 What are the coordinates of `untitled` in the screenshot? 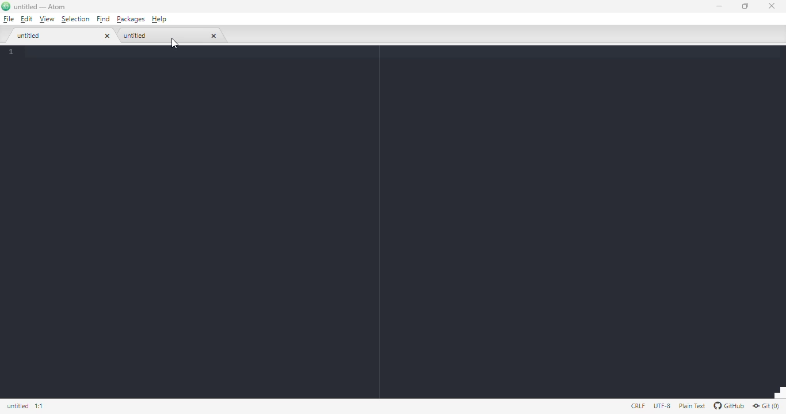 It's located at (135, 36).